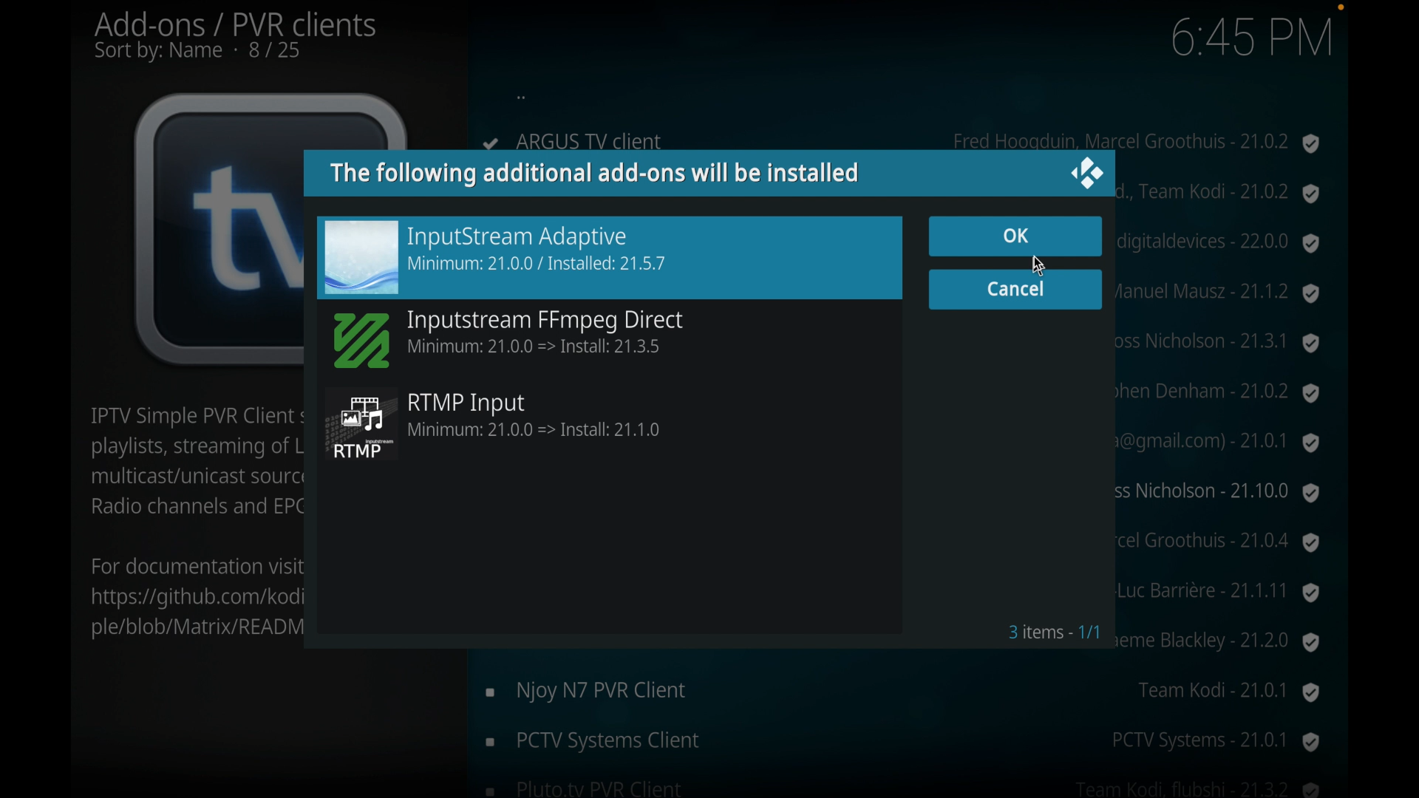 The image size is (1419, 798). Describe the element at coordinates (496, 423) in the screenshot. I see `rtmp input` at that location.